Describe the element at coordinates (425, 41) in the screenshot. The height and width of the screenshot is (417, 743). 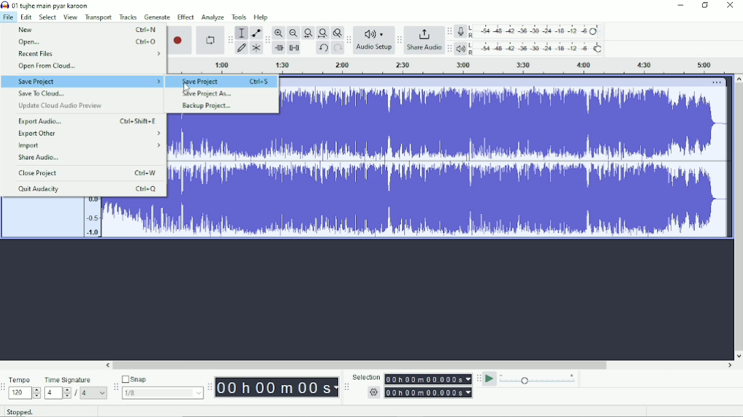
I see `Share Audio` at that location.